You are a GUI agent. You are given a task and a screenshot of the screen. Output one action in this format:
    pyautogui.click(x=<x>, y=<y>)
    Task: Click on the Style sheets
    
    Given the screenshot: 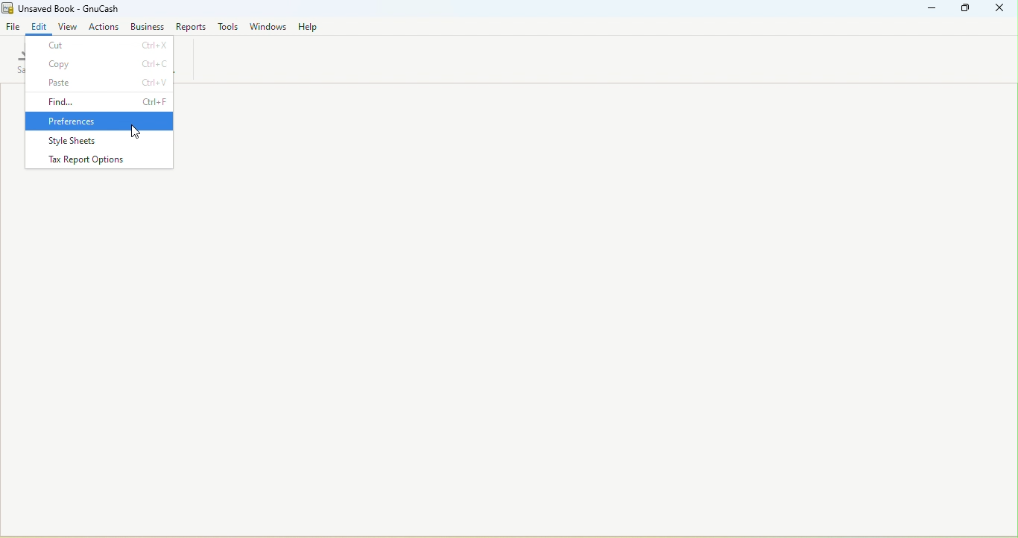 What is the action you would take?
    pyautogui.click(x=99, y=141)
    